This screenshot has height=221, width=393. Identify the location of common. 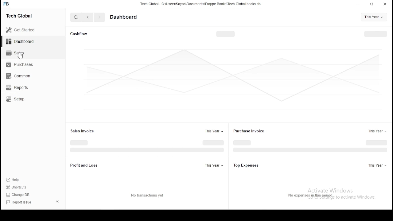
(20, 76).